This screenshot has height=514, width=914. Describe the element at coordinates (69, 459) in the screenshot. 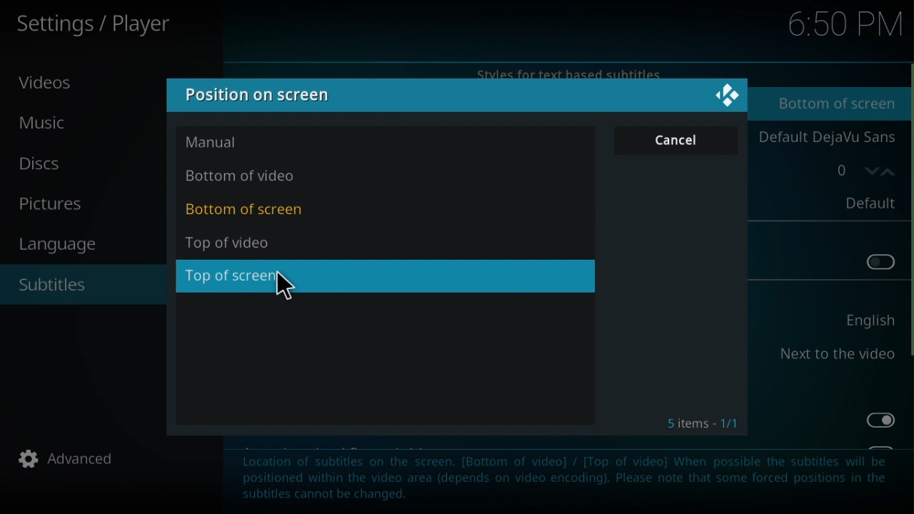

I see `Advanced` at that location.